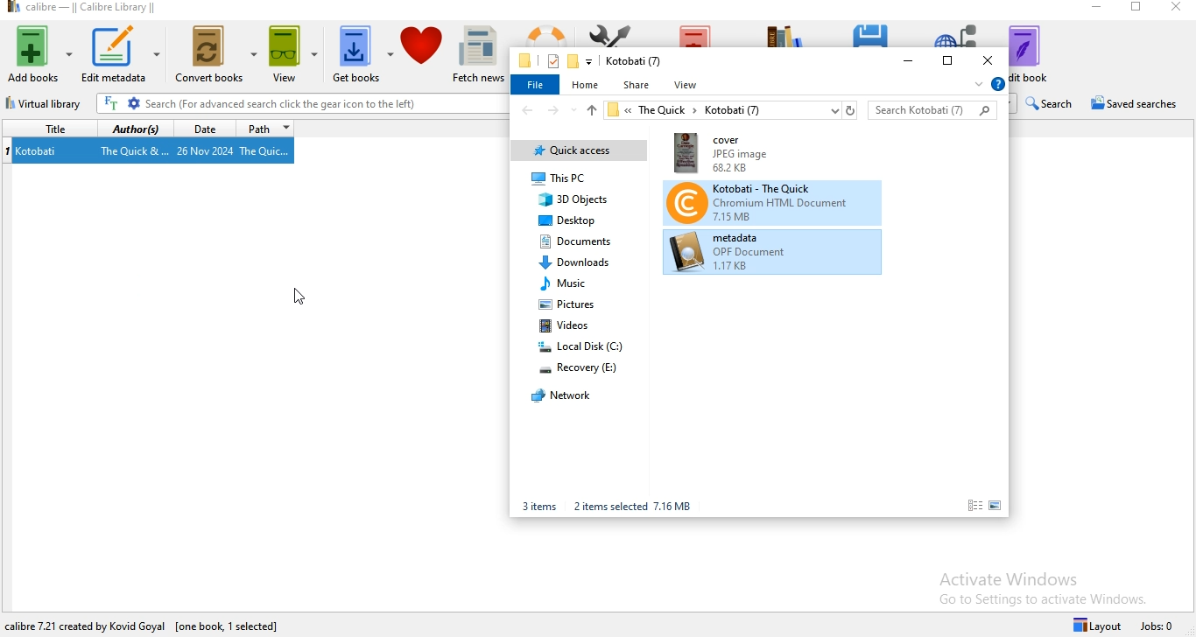 This screenshot has height=637, width=1196. I want to click on Activate Windows
Go to Settings to activate Windows., so click(1044, 585).